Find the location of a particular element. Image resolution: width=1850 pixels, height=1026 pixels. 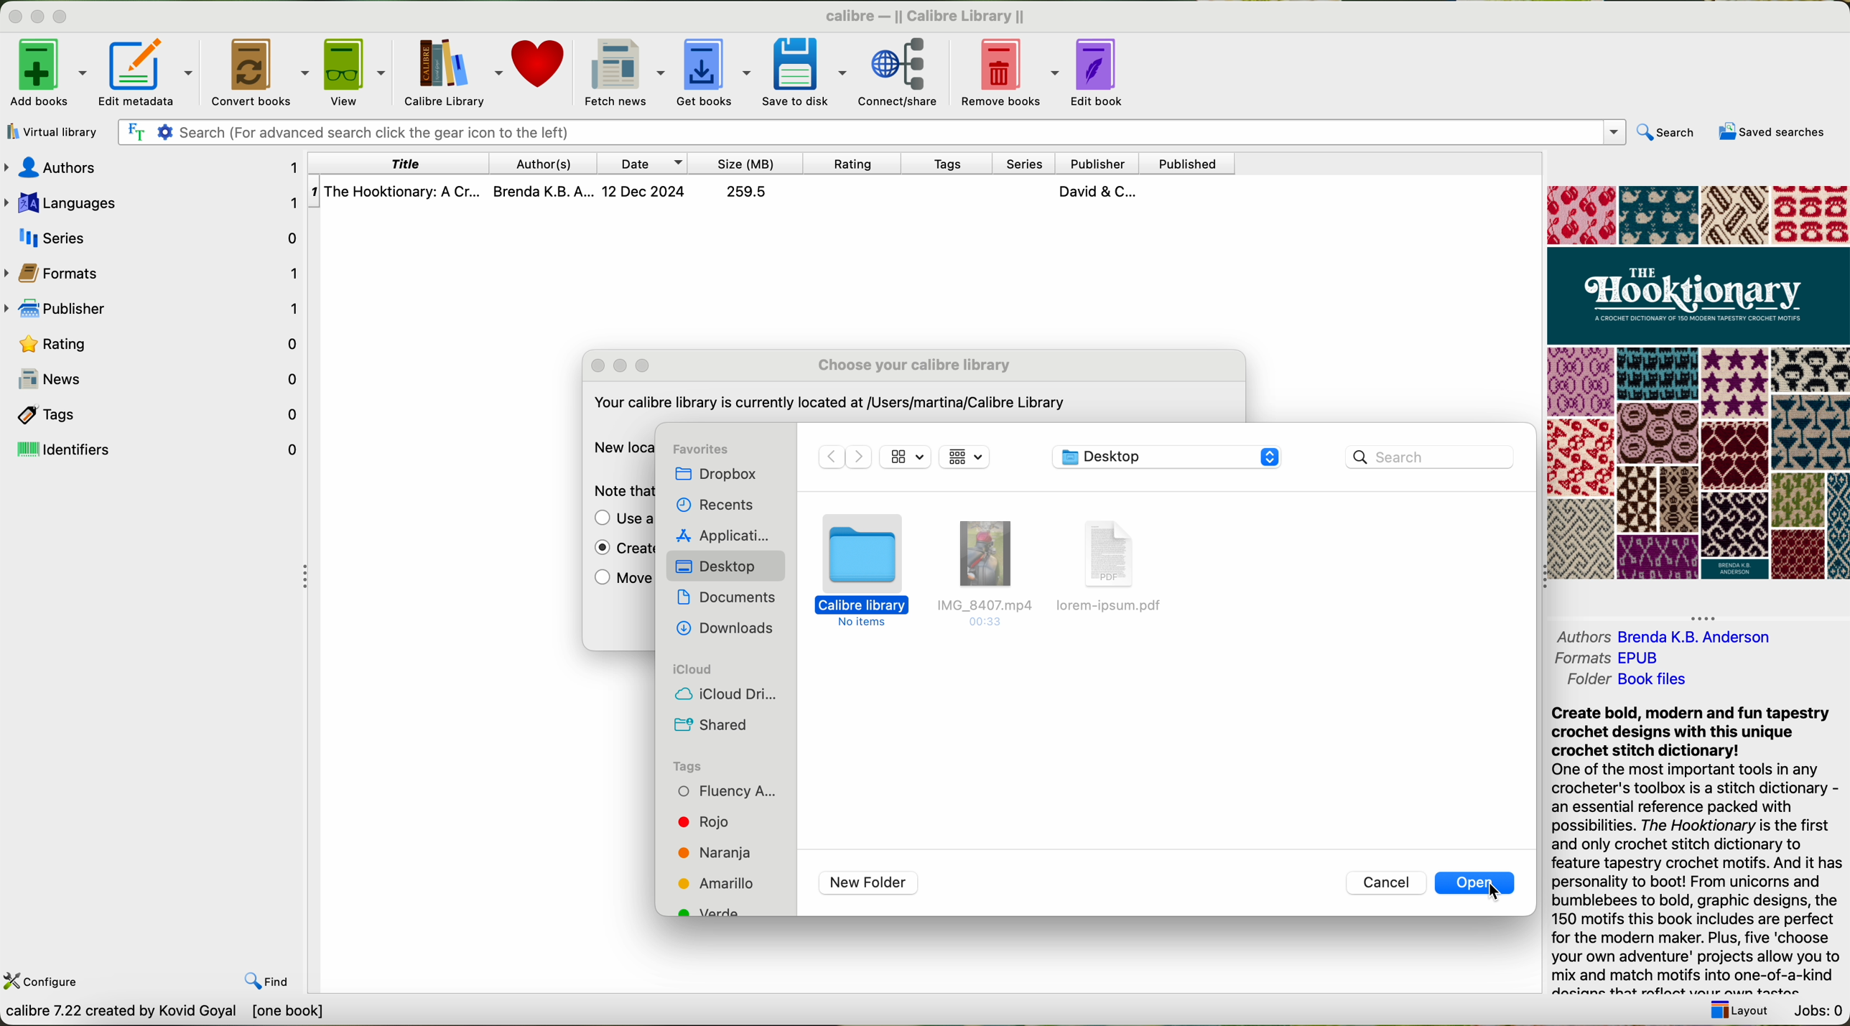

icloud is located at coordinates (696, 670).